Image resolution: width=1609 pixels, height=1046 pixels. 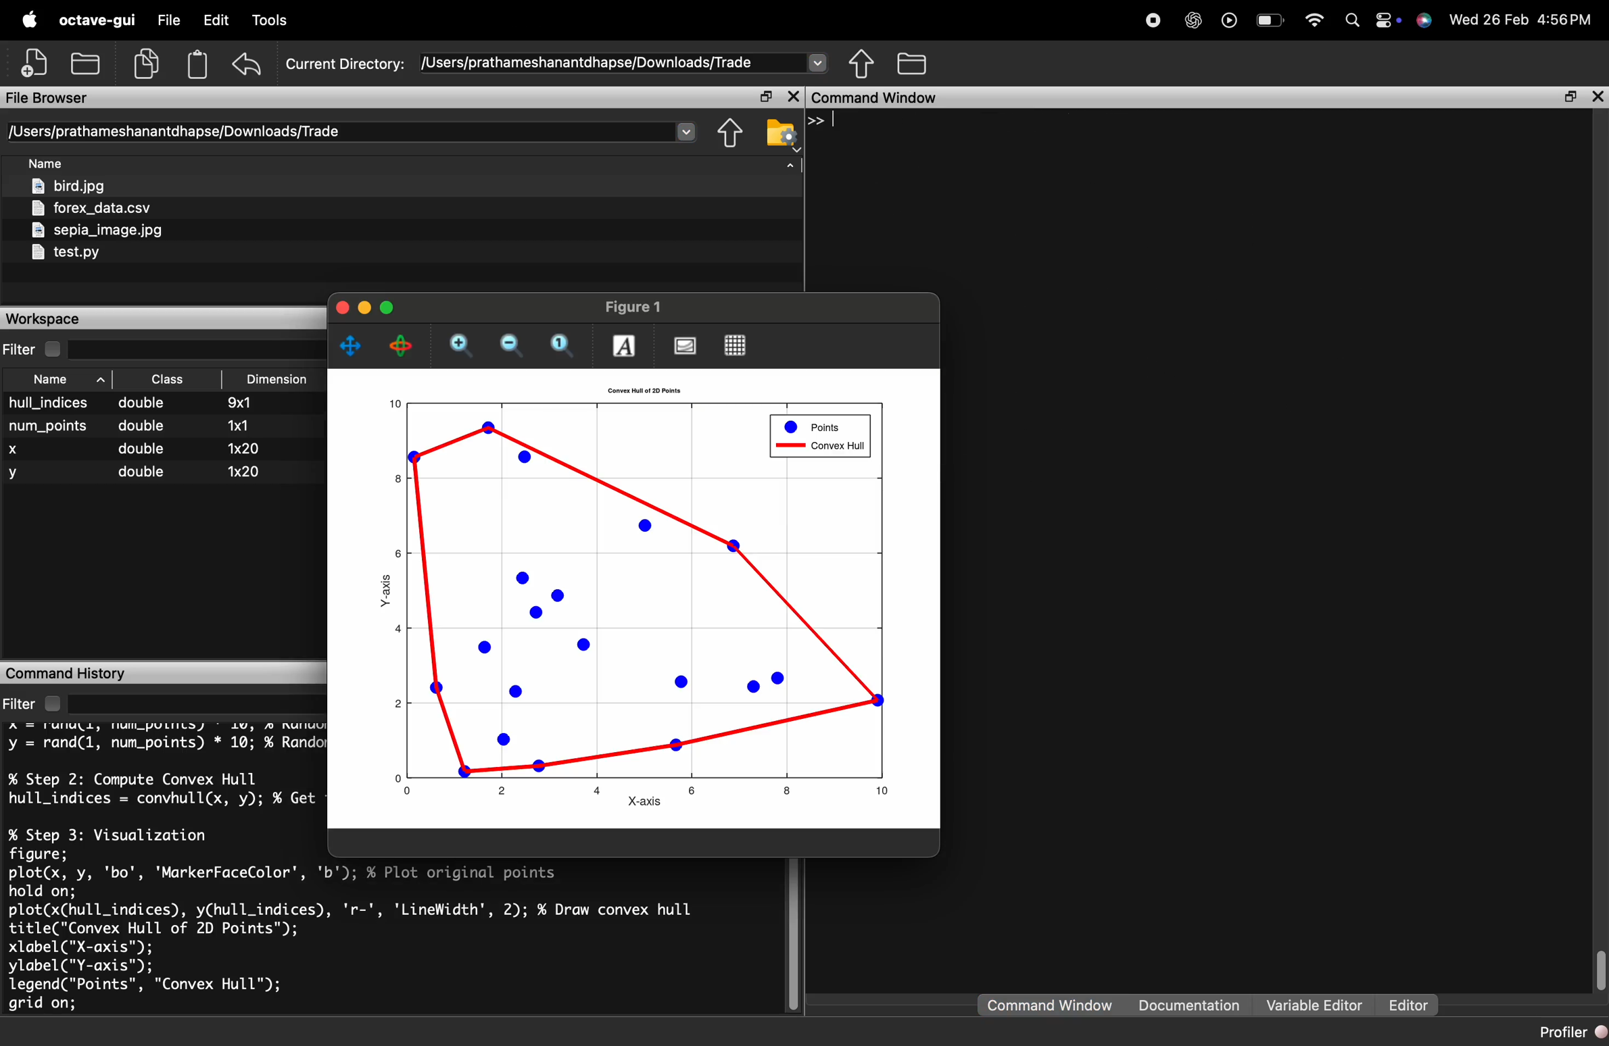 What do you see at coordinates (1192, 1006) in the screenshot?
I see `Documentation` at bounding box center [1192, 1006].